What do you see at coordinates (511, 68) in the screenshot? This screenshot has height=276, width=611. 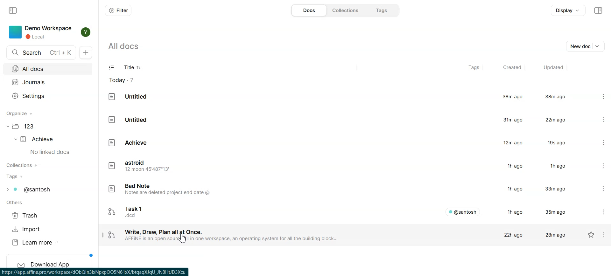 I see `Created` at bounding box center [511, 68].